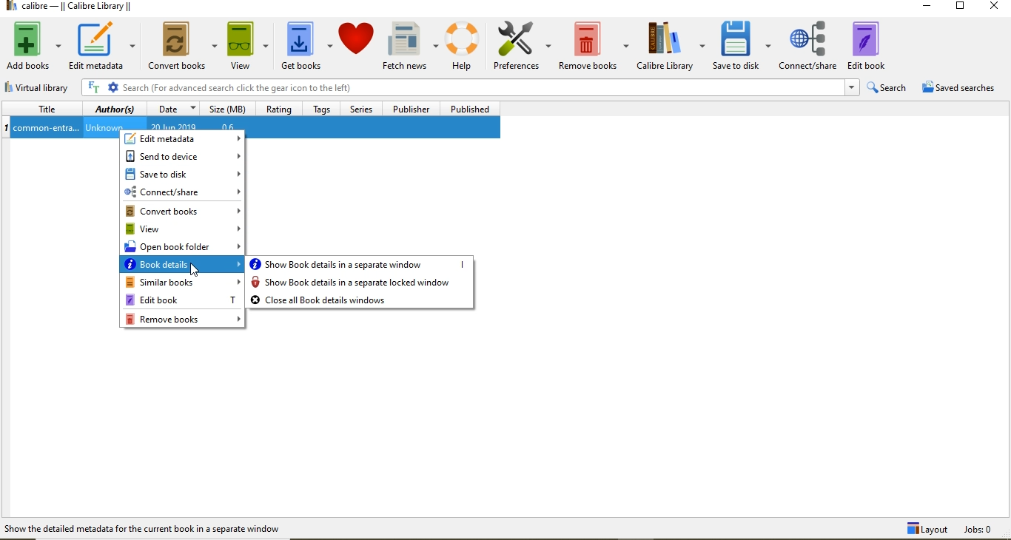 Image resolution: width=1011 pixels, height=540 pixels. What do you see at coordinates (466, 45) in the screenshot?
I see `help` at bounding box center [466, 45].